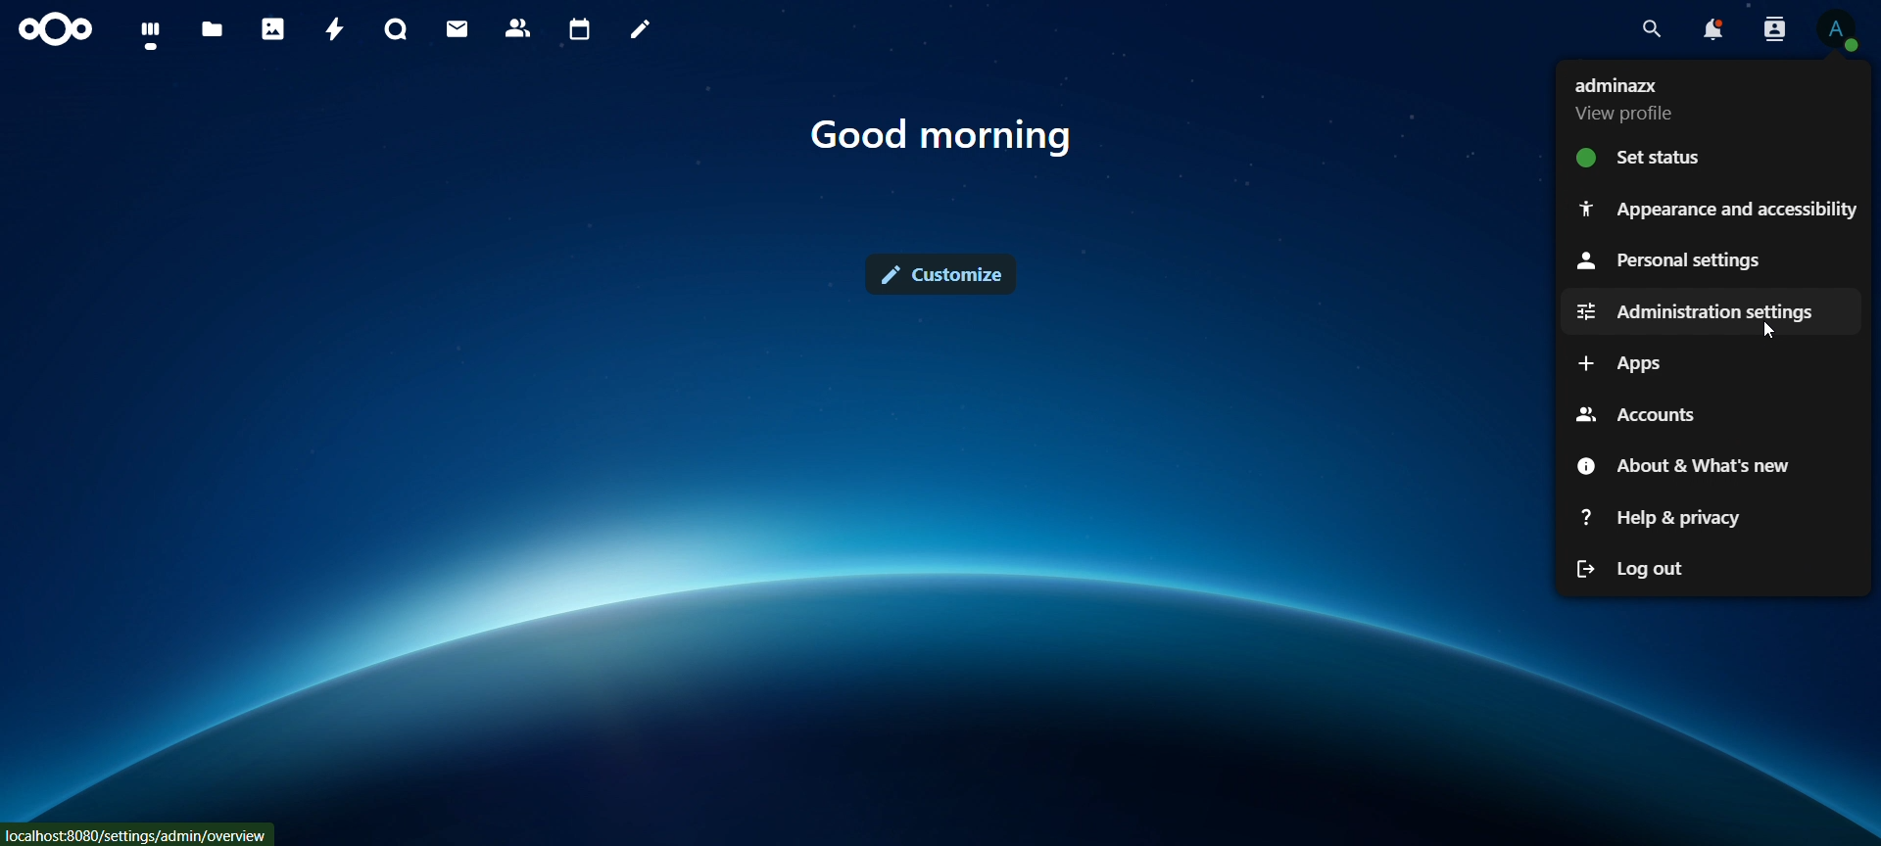 Image resolution: width=1881 pixels, height=846 pixels. What do you see at coordinates (1673, 522) in the screenshot?
I see `help & privacy` at bounding box center [1673, 522].